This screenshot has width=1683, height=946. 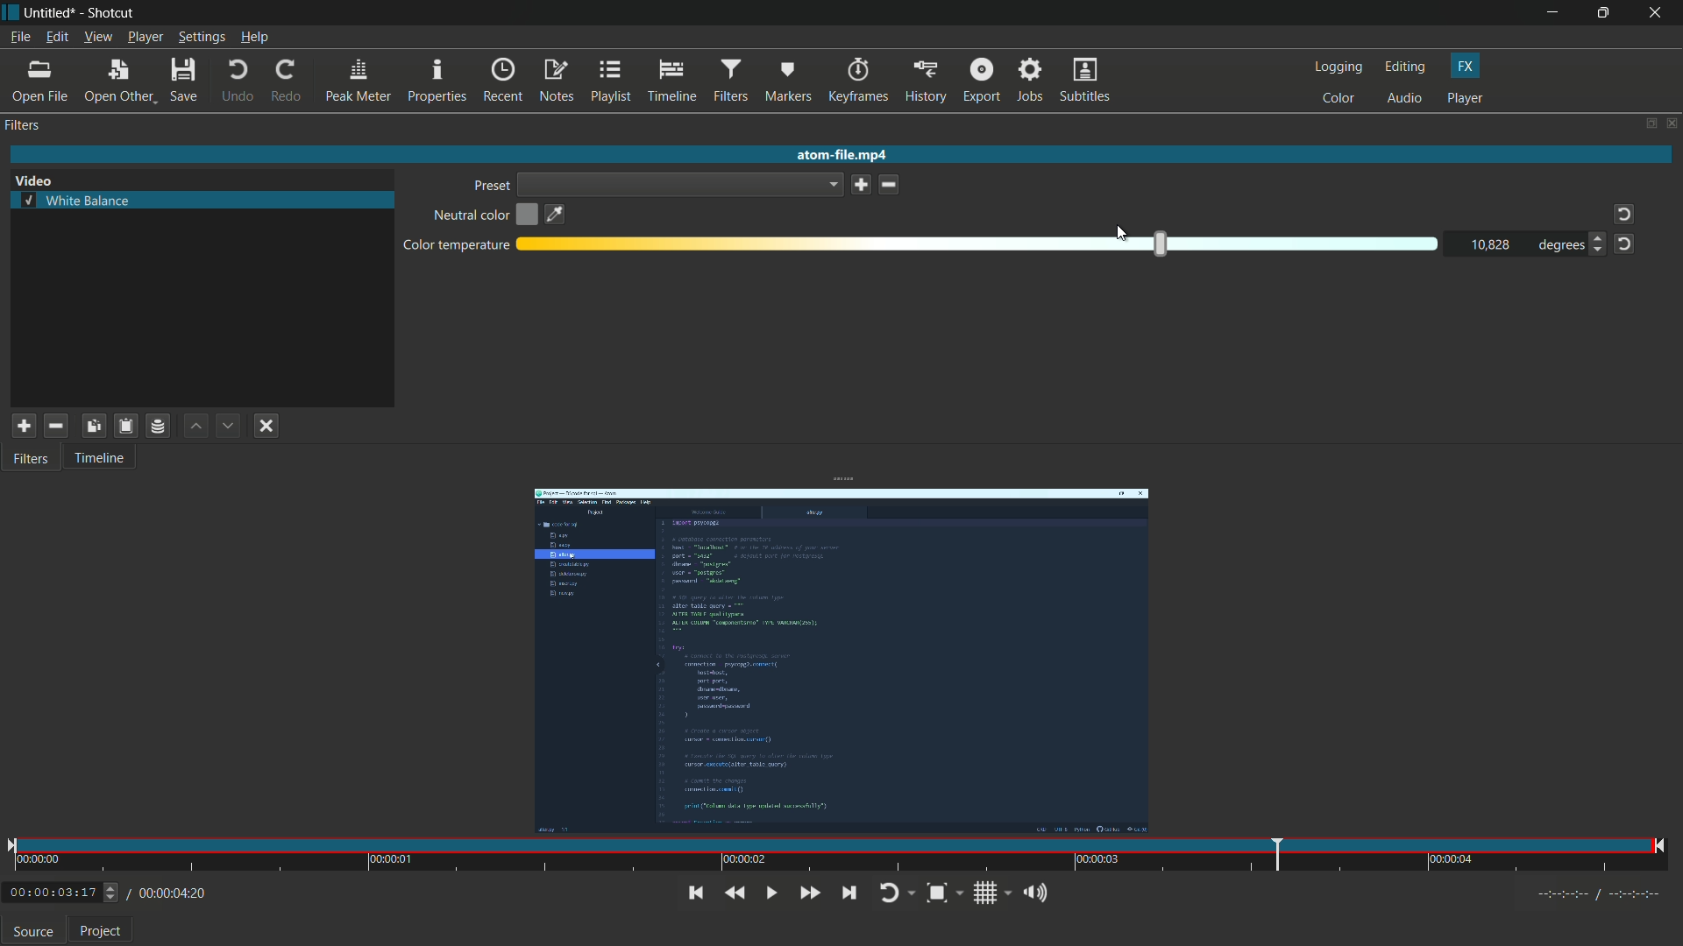 What do you see at coordinates (1405, 68) in the screenshot?
I see `editing` at bounding box center [1405, 68].